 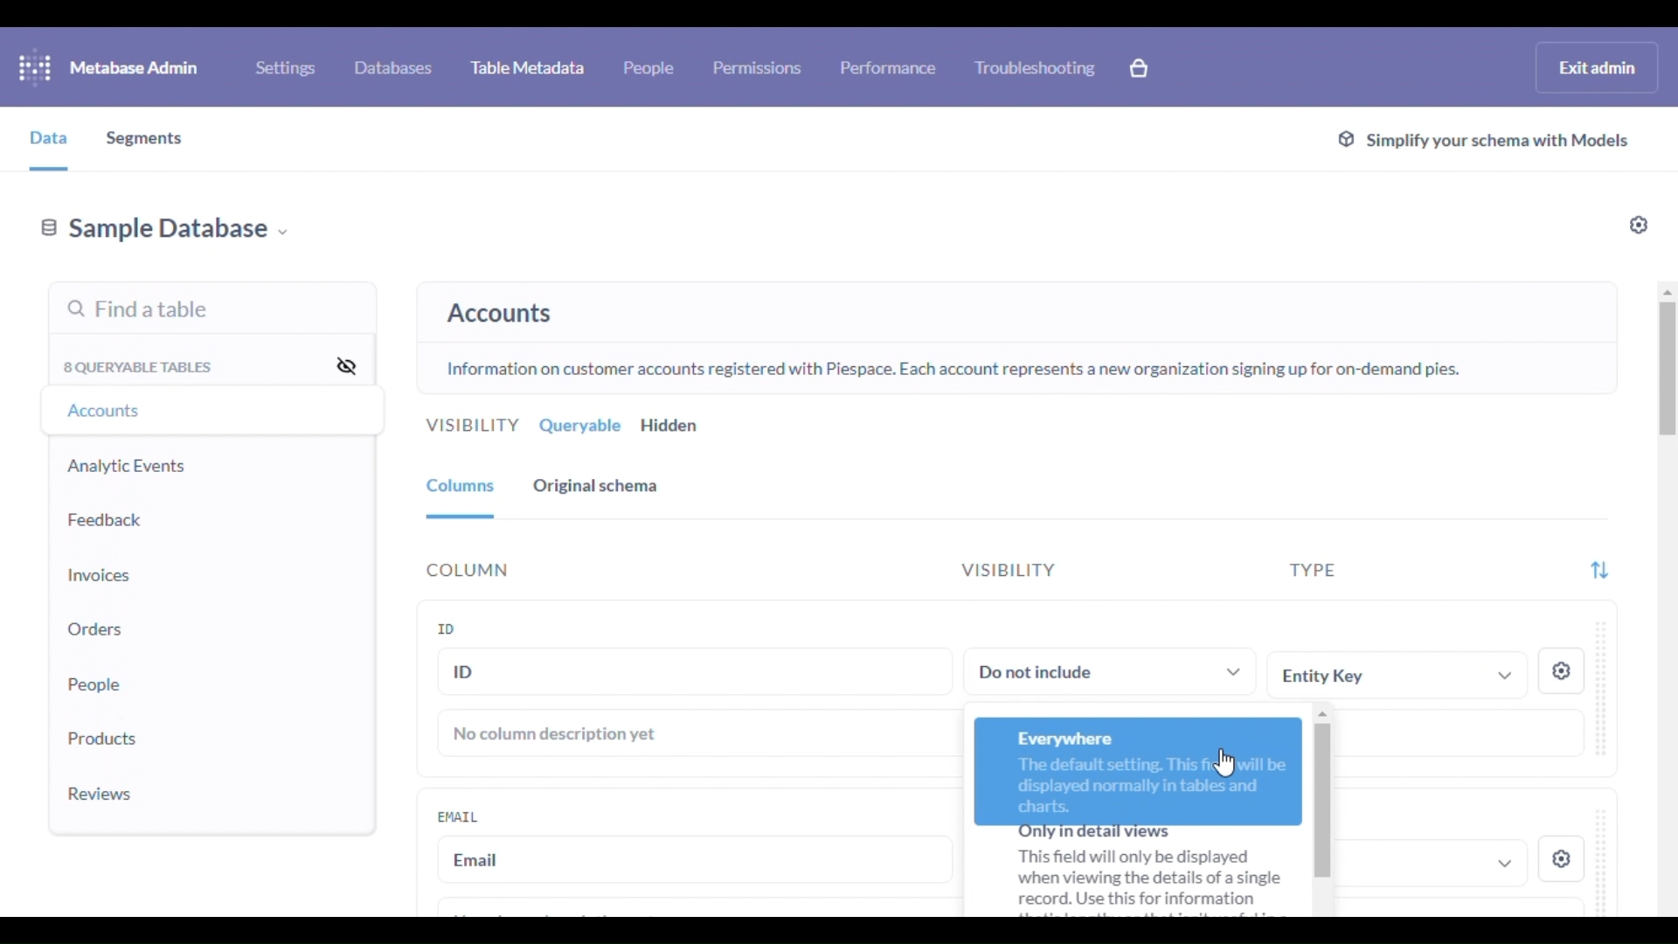 I want to click on ID, so click(x=694, y=670).